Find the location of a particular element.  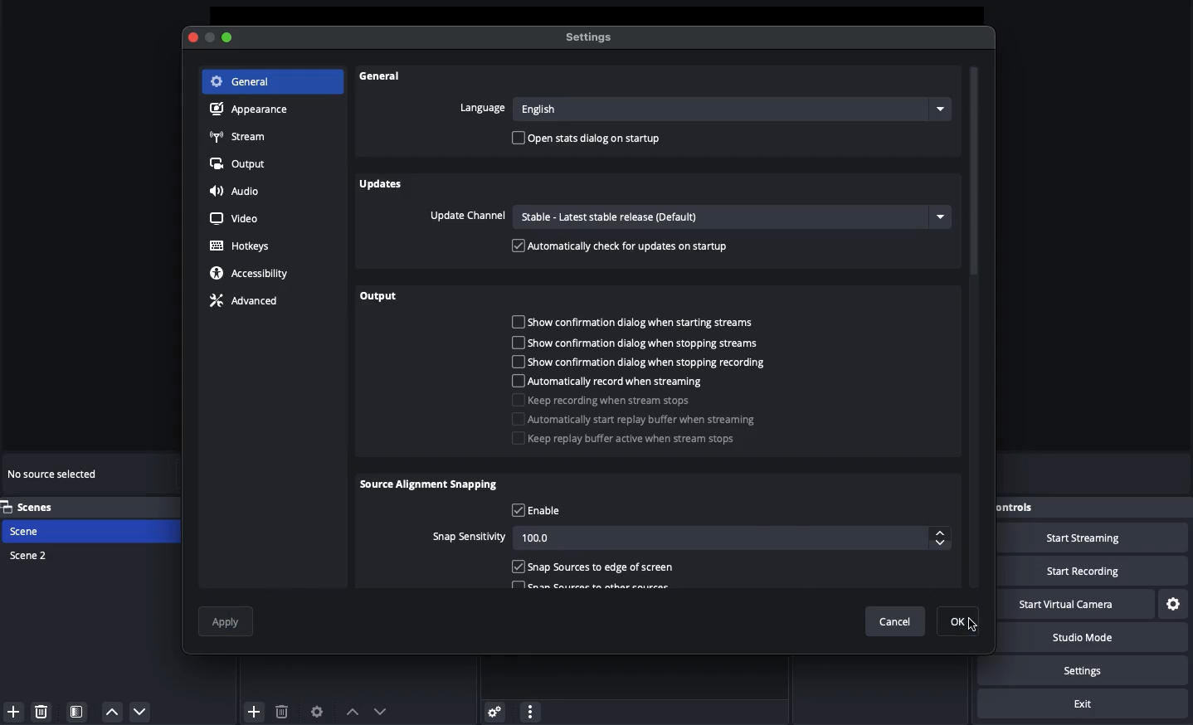

Enable is located at coordinates (538, 511).